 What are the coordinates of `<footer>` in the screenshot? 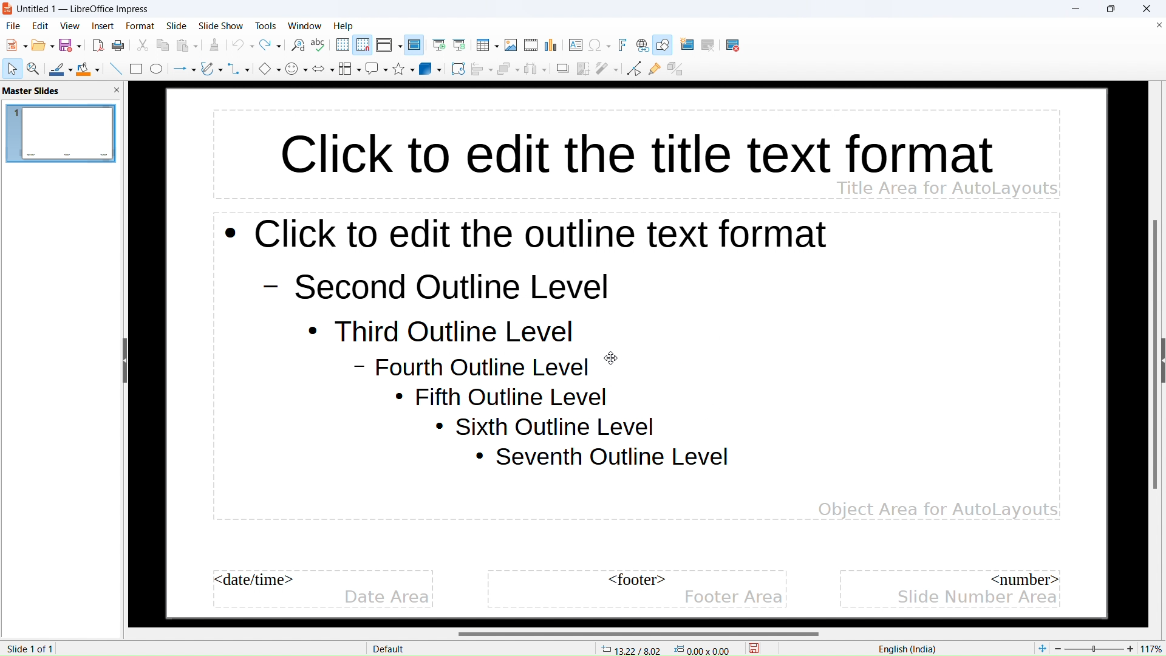 It's located at (633, 581).